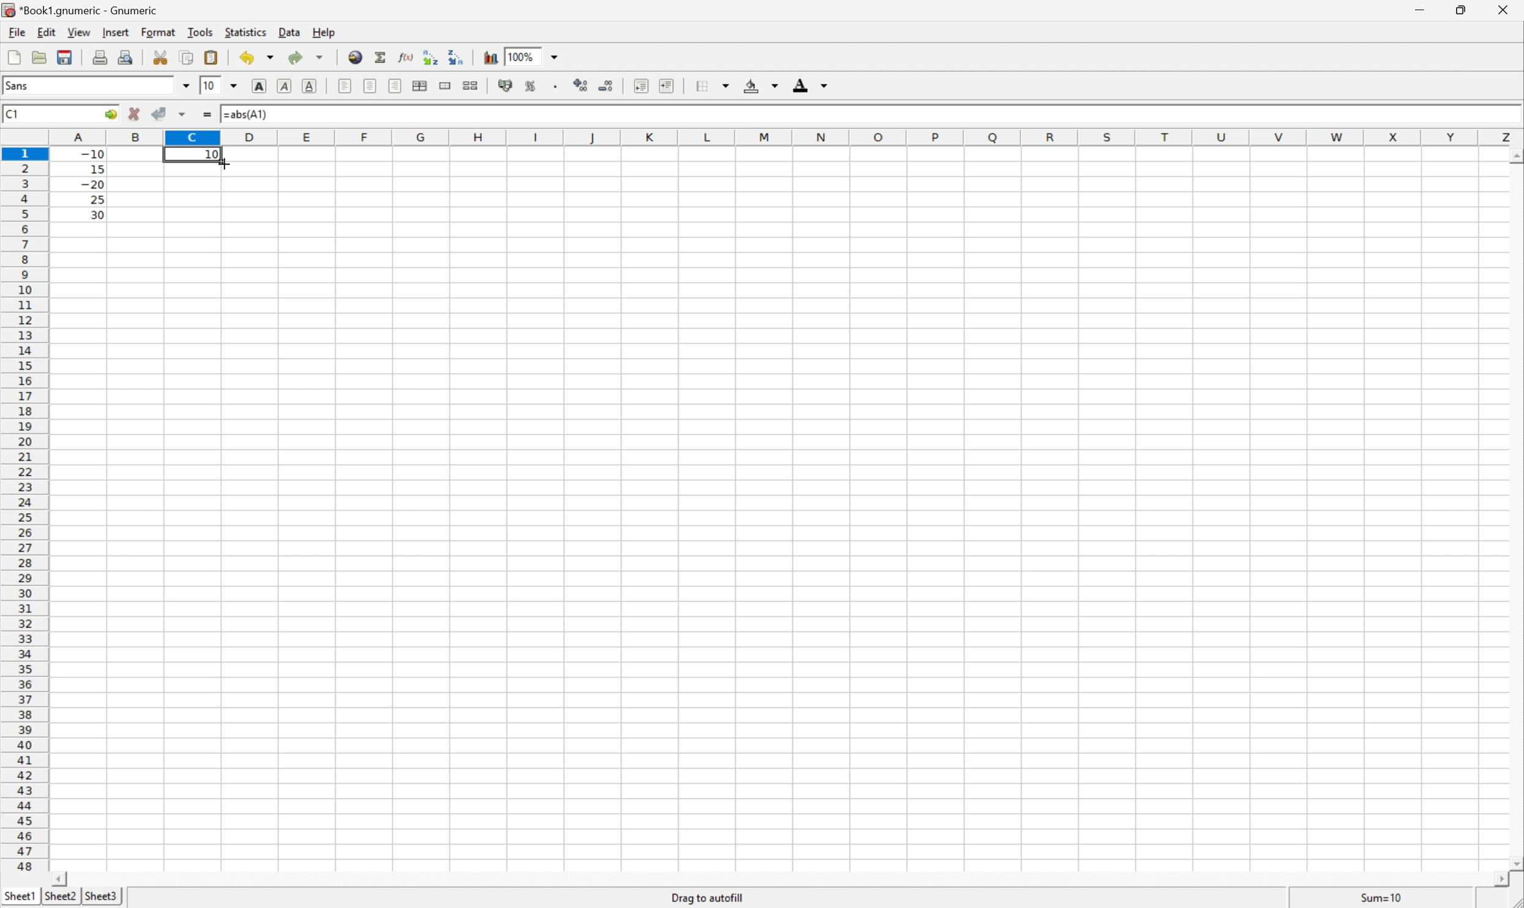 Image resolution: width=1524 pixels, height=908 pixels. What do you see at coordinates (371, 86) in the screenshot?
I see `center horizontally` at bounding box center [371, 86].